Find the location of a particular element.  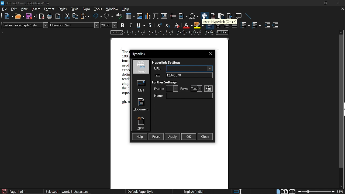

scale is located at coordinates (168, 33).